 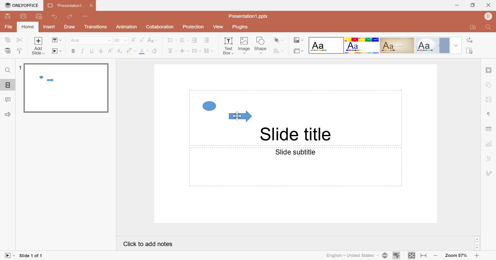 What do you see at coordinates (8, 71) in the screenshot?
I see `Find` at bounding box center [8, 71].